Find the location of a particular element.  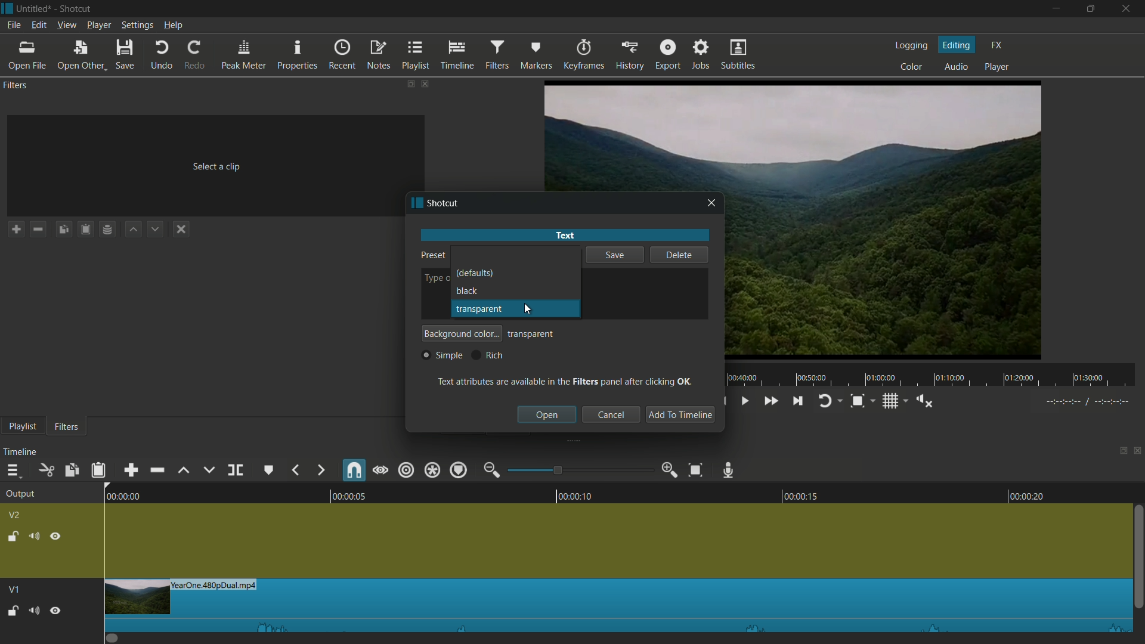

filters is located at coordinates (496, 55).